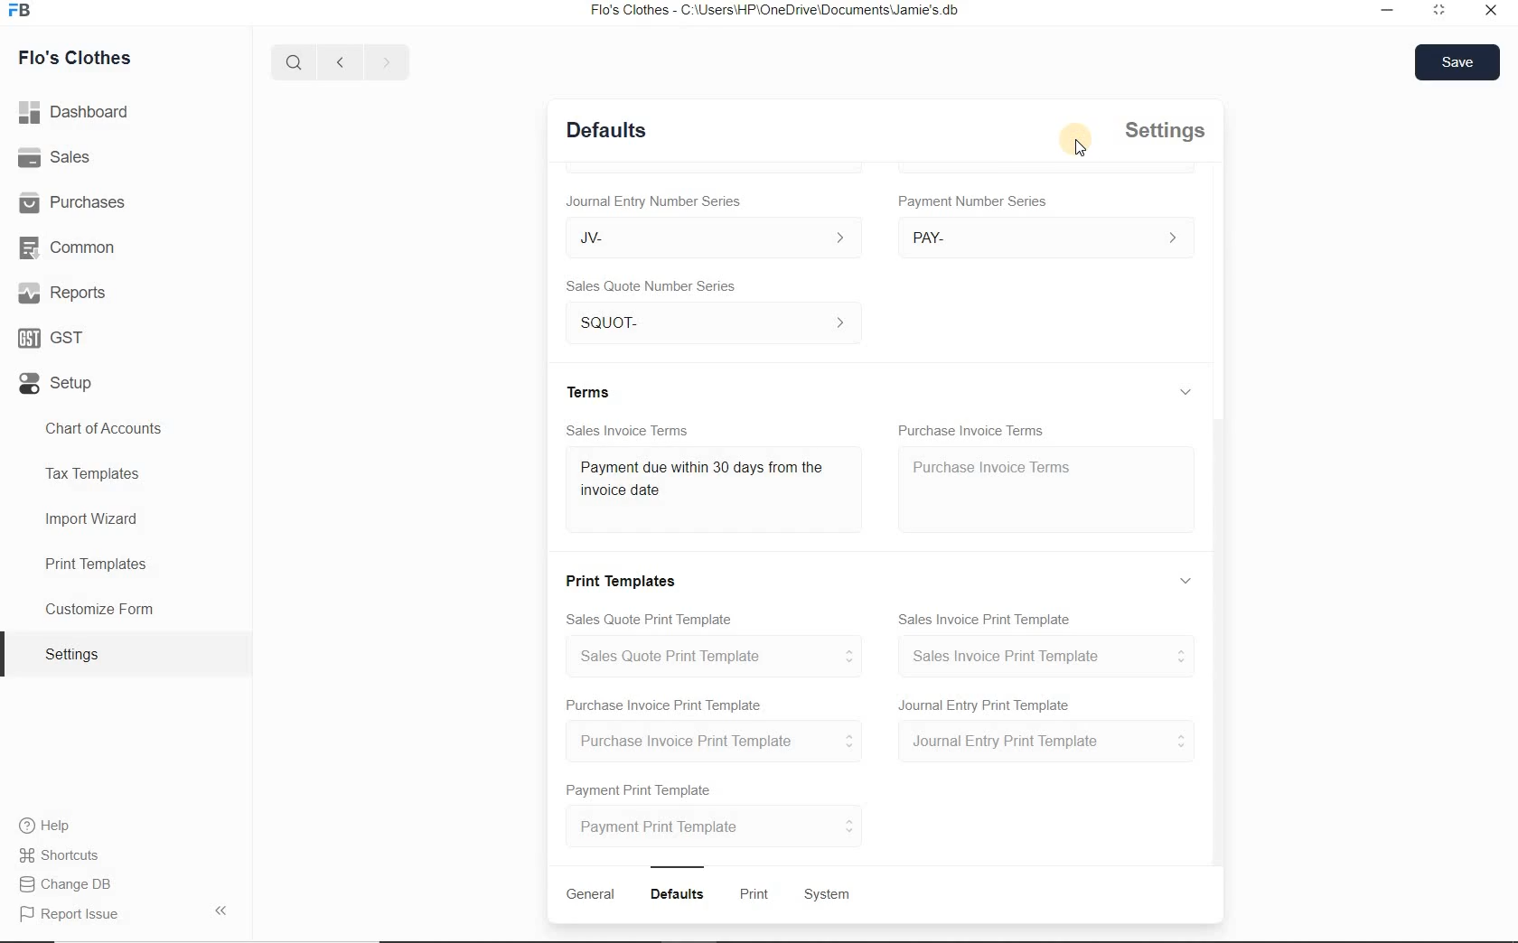 Image resolution: width=1518 pixels, height=943 pixels. Describe the element at coordinates (1077, 139) in the screenshot. I see `Cursor` at that location.